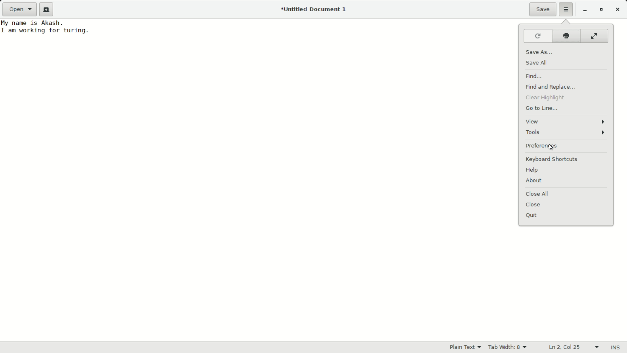  What do you see at coordinates (552, 160) in the screenshot?
I see `keyboard shortcuts` at bounding box center [552, 160].